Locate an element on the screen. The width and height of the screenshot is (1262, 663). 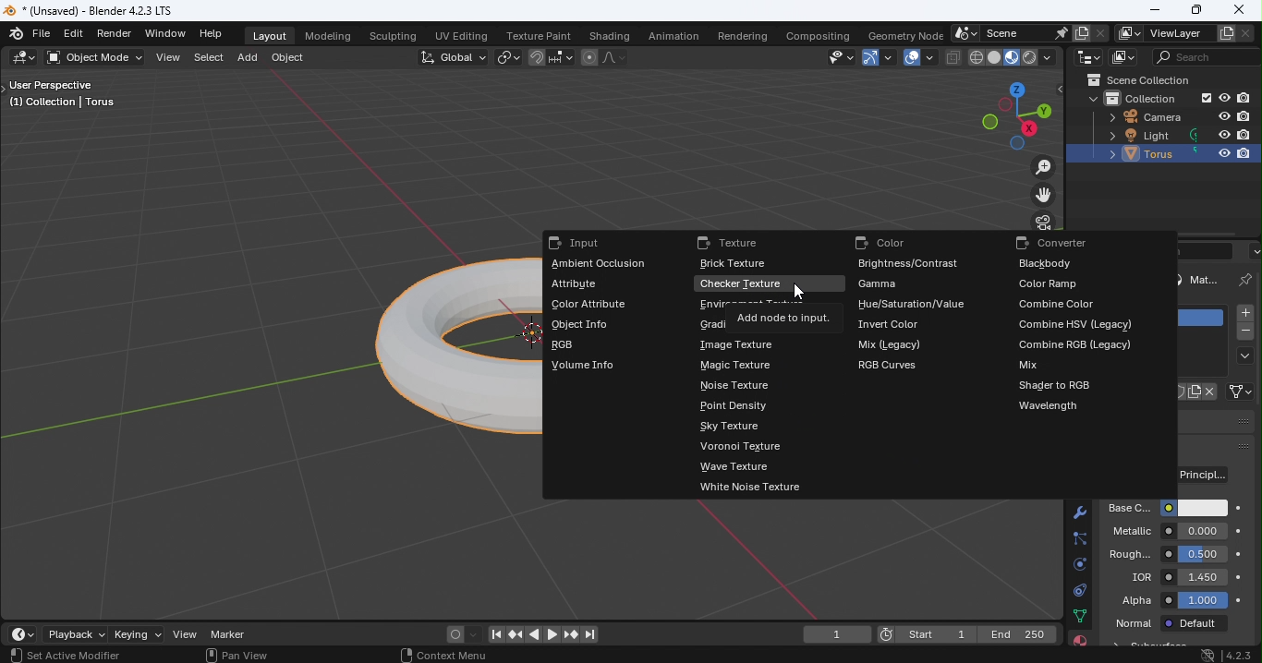
Blender logo is located at coordinates (15, 33).